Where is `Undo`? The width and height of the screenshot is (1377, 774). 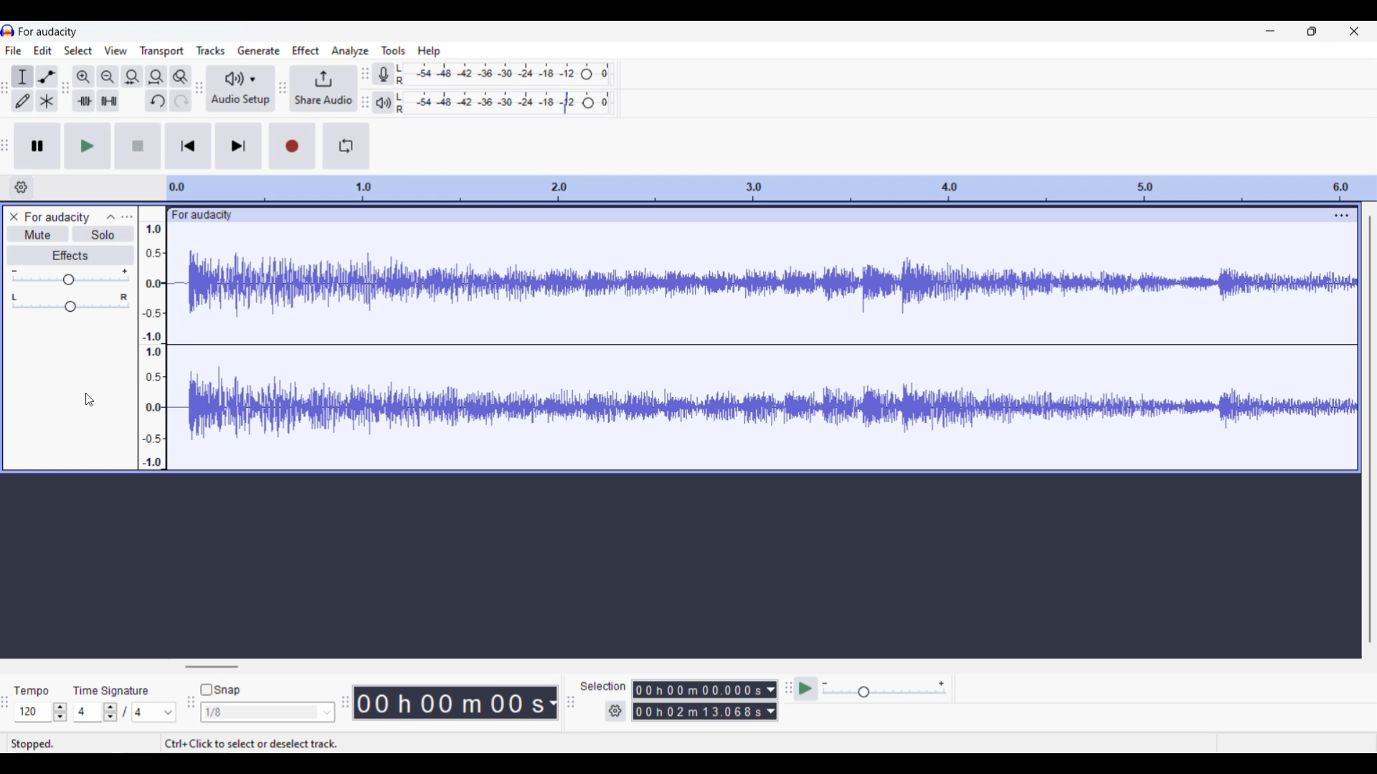 Undo is located at coordinates (156, 100).